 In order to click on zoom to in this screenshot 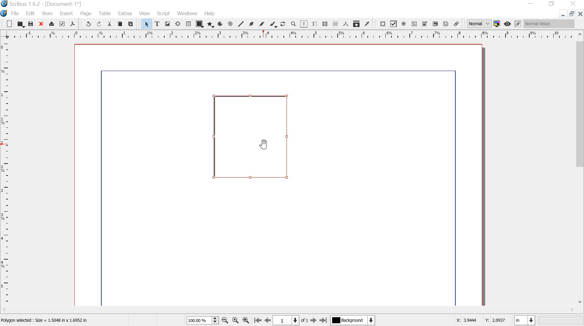, I will do `click(235, 320)`.